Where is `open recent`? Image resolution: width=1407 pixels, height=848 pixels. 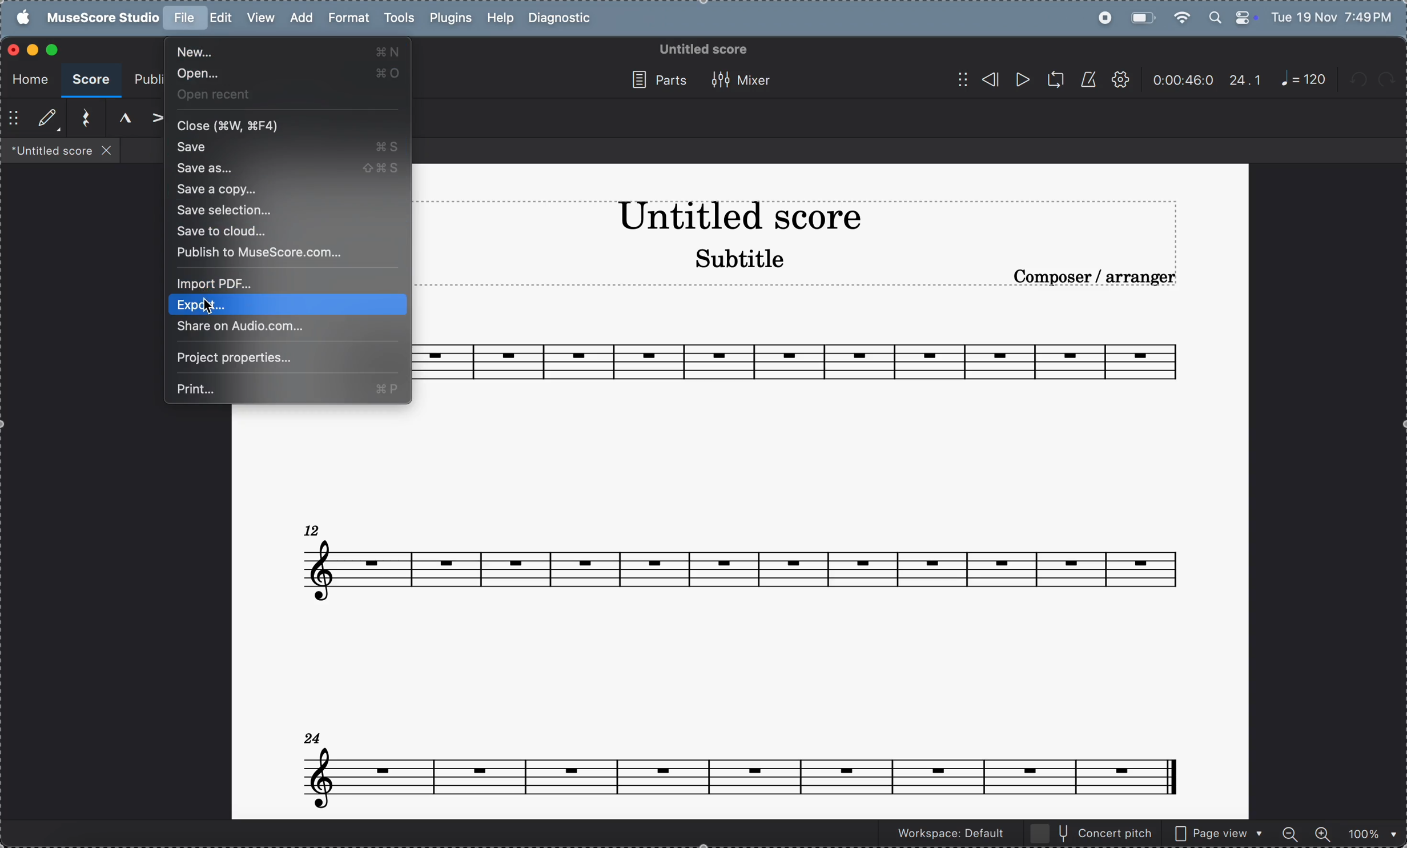 open recent is located at coordinates (285, 94).